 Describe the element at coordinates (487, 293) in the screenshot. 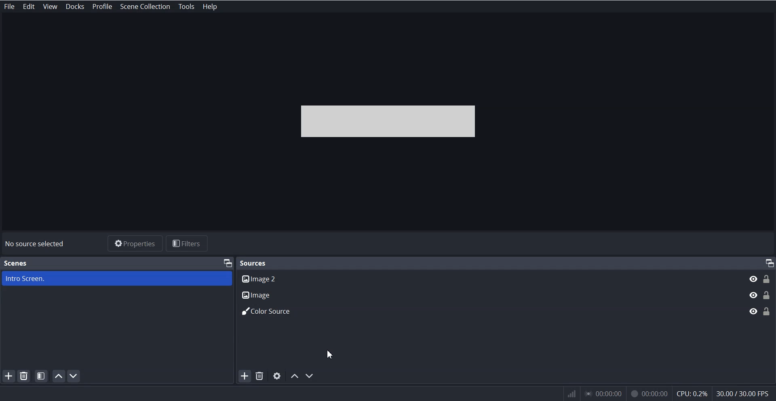

I see `Image` at that location.